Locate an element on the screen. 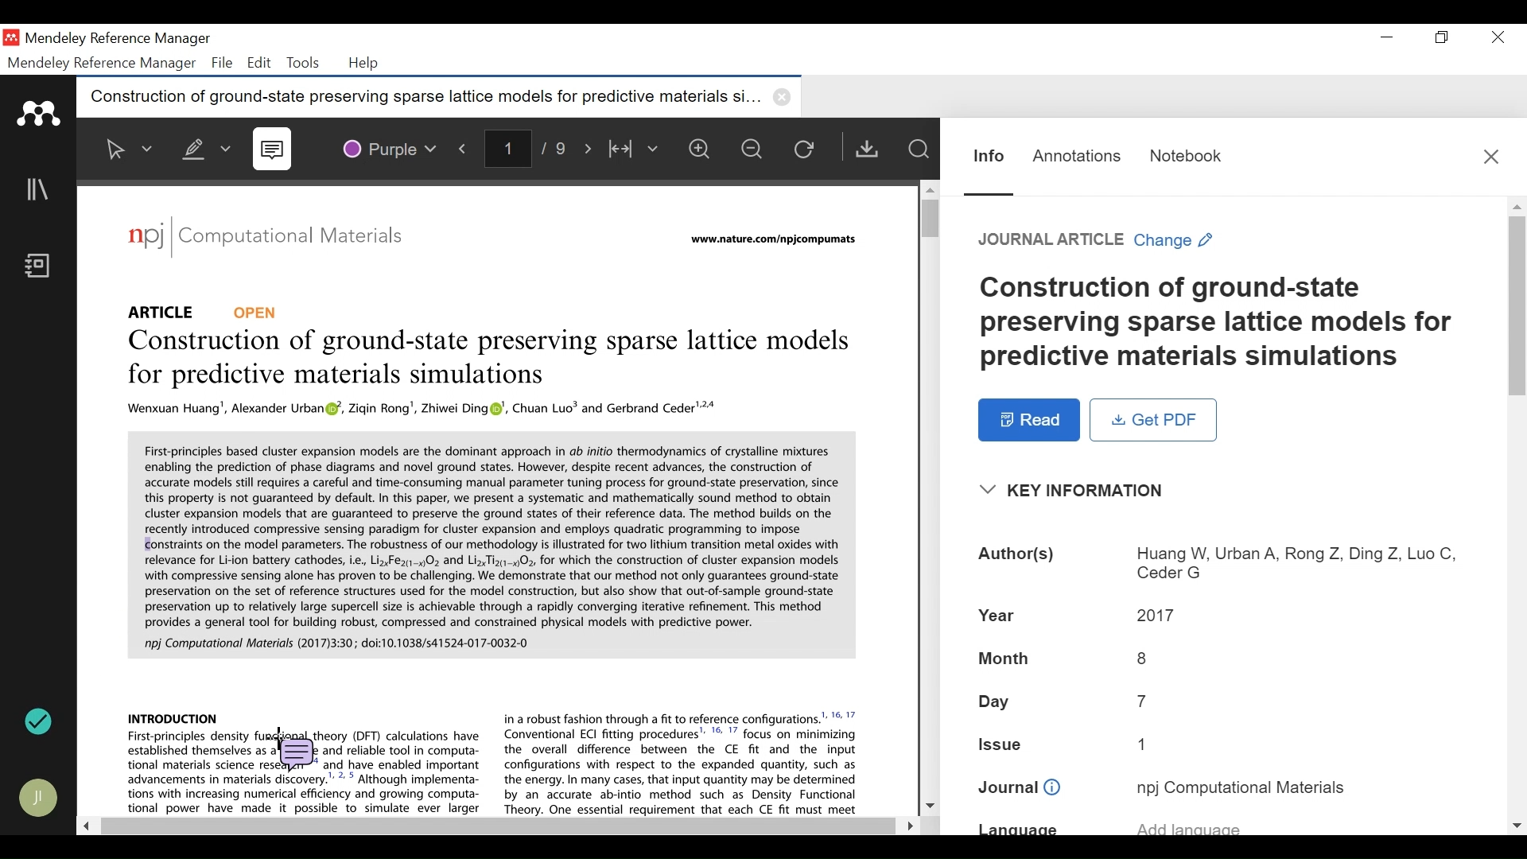 This screenshot has width=1527, height=859. Library is located at coordinates (40, 190).